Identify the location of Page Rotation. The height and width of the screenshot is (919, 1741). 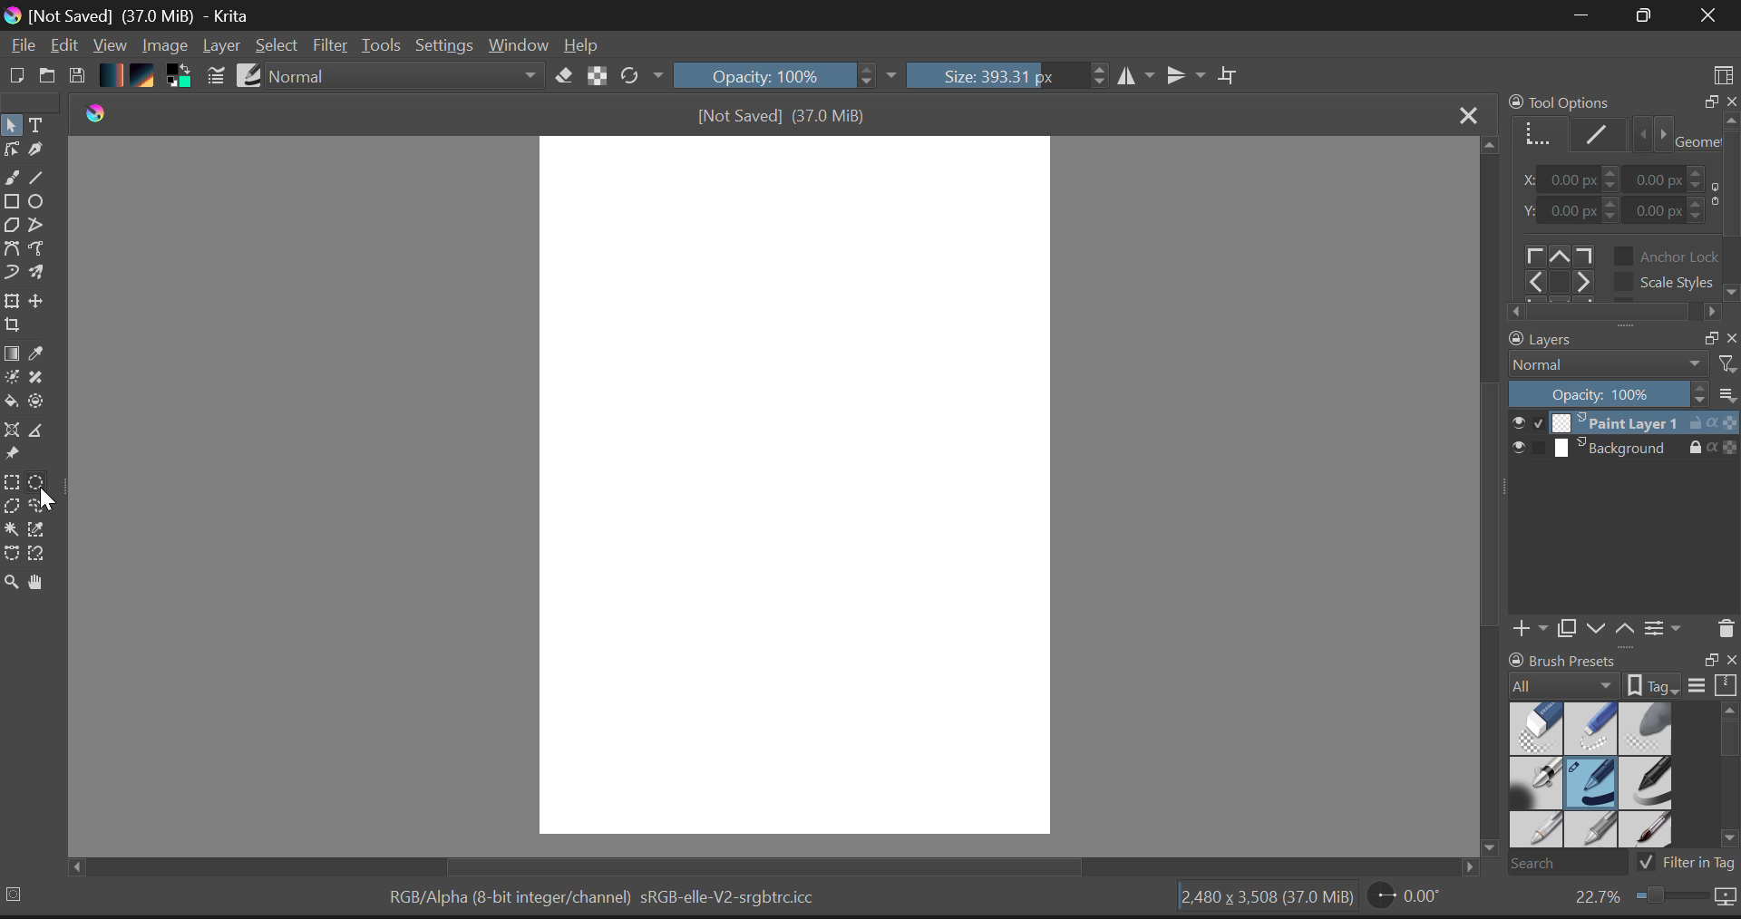
(1405, 899).